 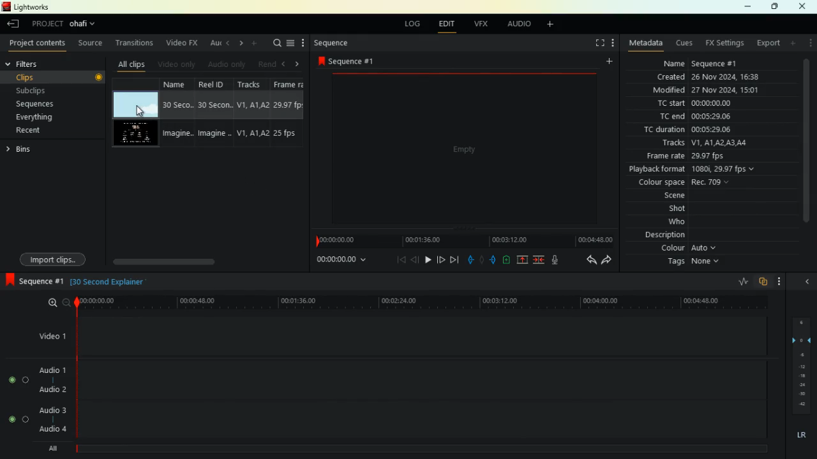 I want to click on filters, so click(x=34, y=65).